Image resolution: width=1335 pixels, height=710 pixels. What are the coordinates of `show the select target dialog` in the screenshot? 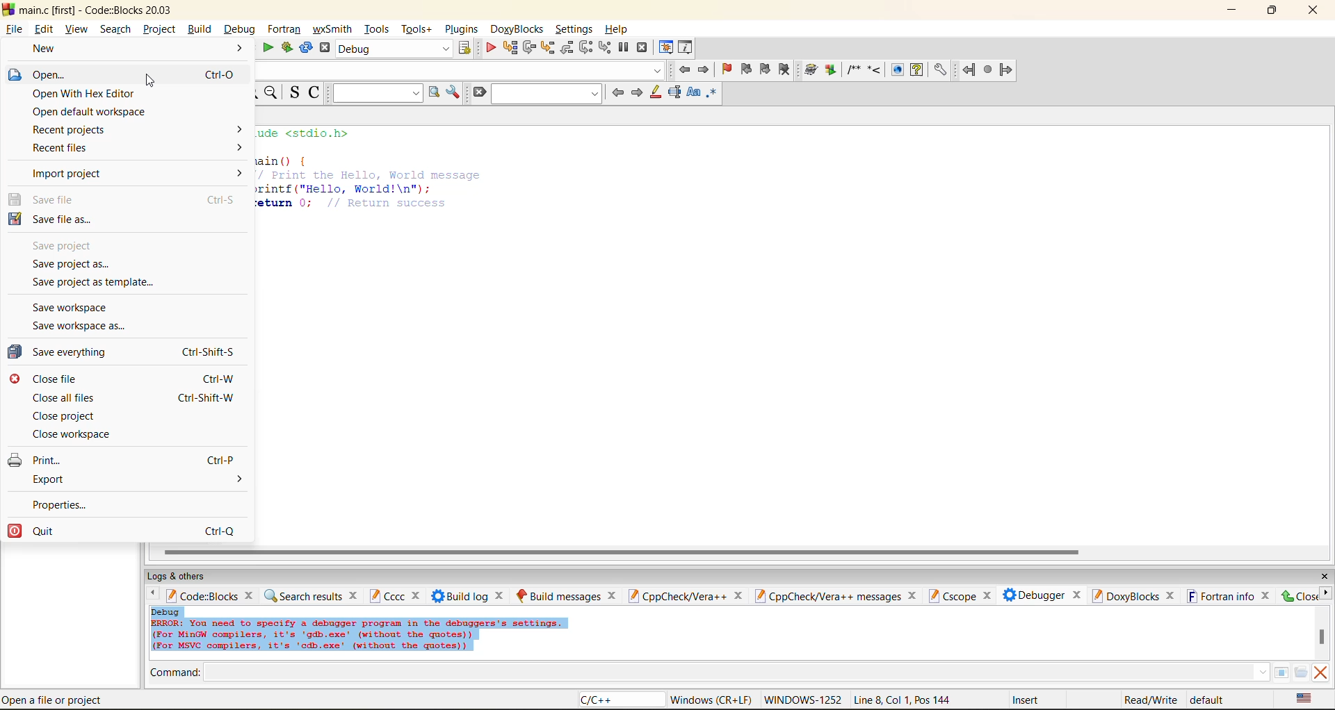 It's located at (466, 48).